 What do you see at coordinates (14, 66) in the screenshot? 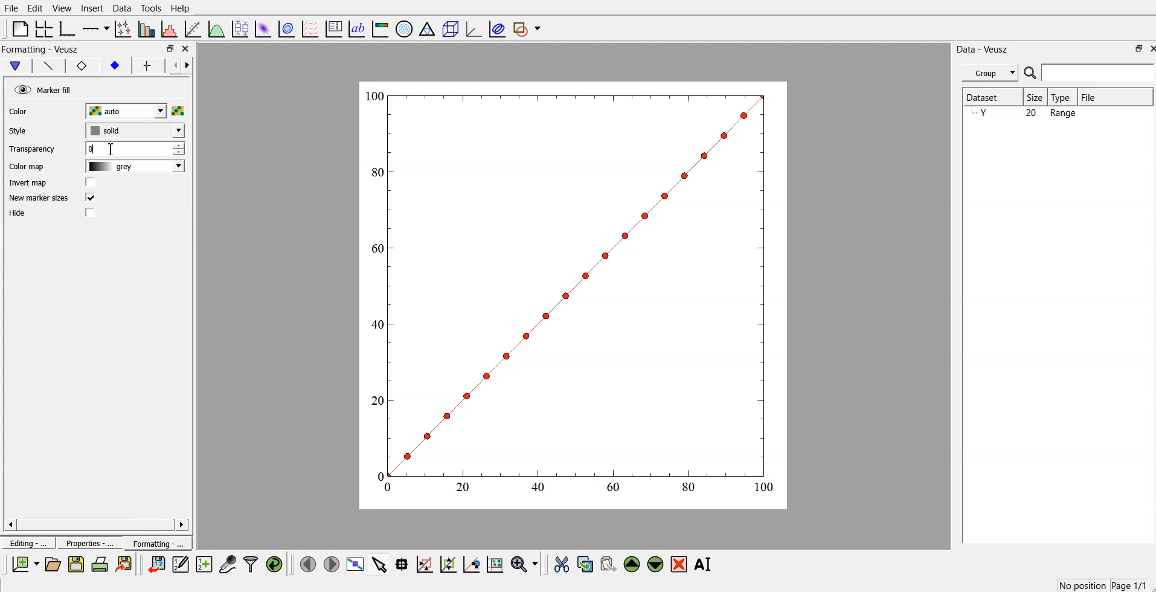
I see `shape fill` at bounding box center [14, 66].